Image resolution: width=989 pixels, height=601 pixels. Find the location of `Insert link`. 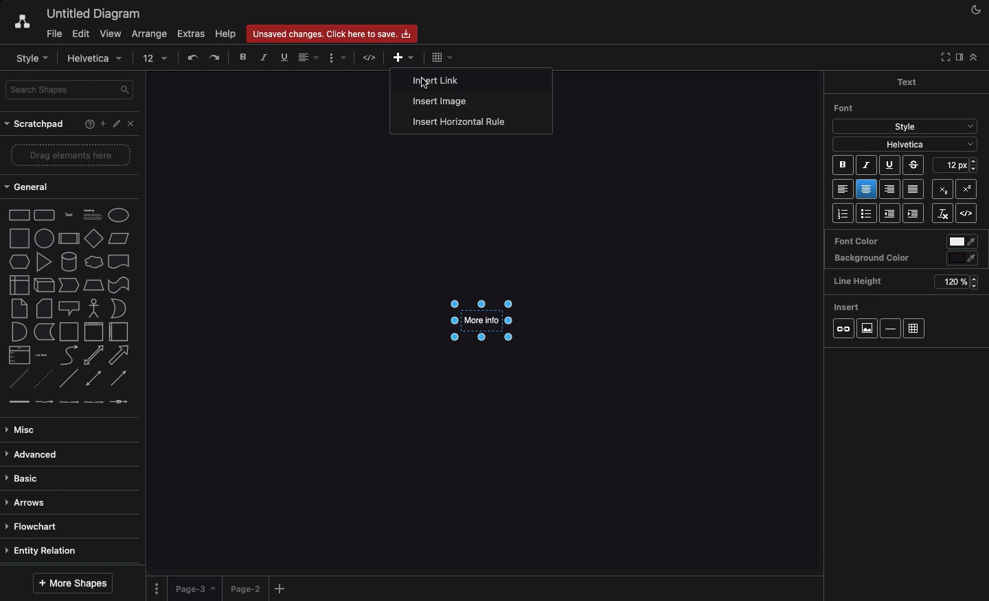

Insert link is located at coordinates (460, 81).